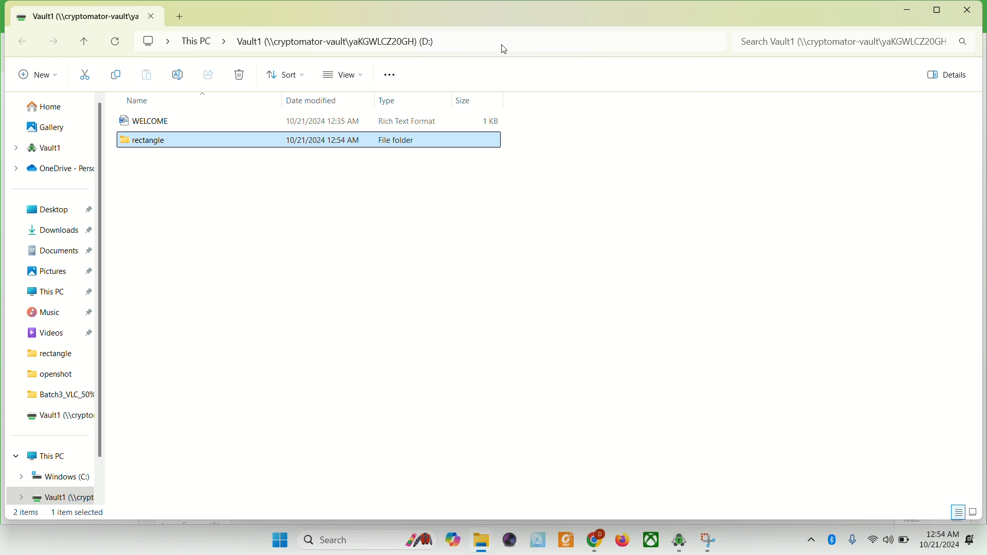 This screenshot has height=555, width=987. What do you see at coordinates (450, 540) in the screenshot?
I see `copilet` at bounding box center [450, 540].